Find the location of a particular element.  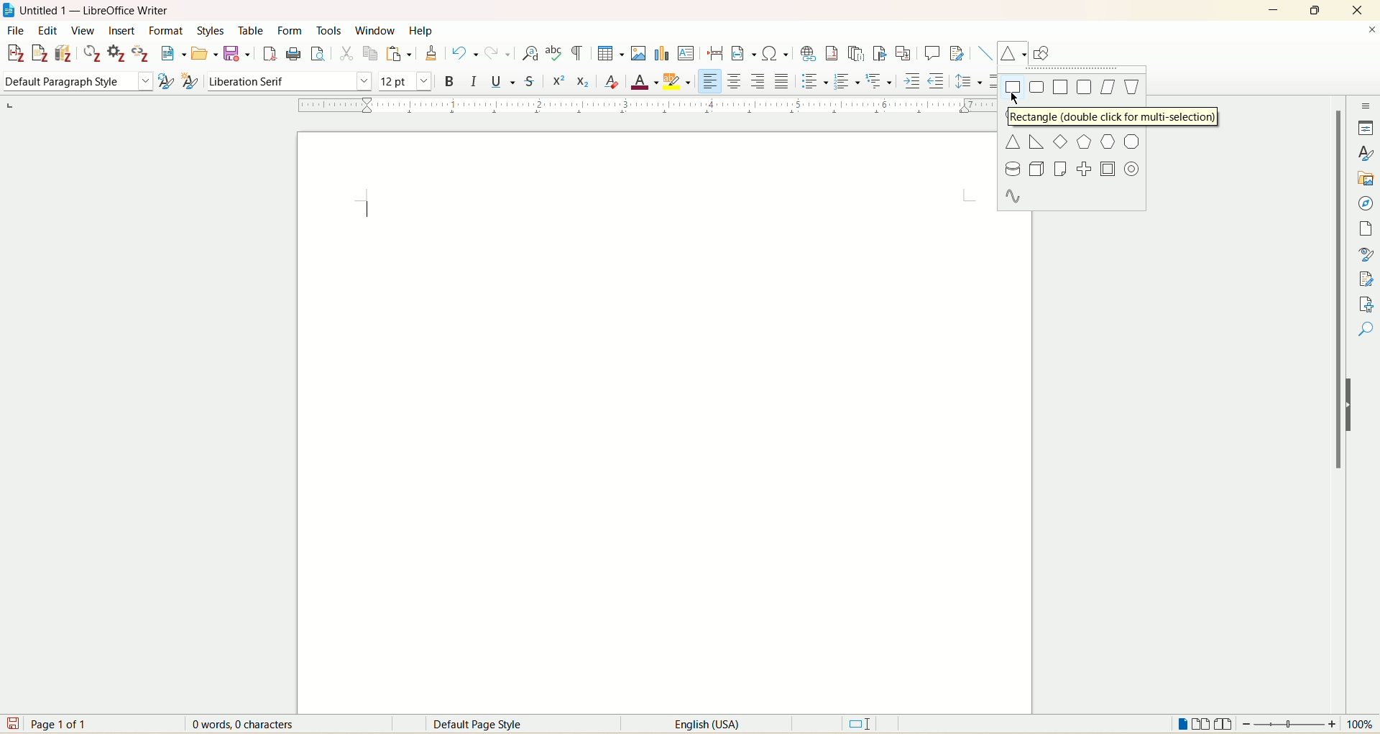

gallary is located at coordinates (1367, 179).